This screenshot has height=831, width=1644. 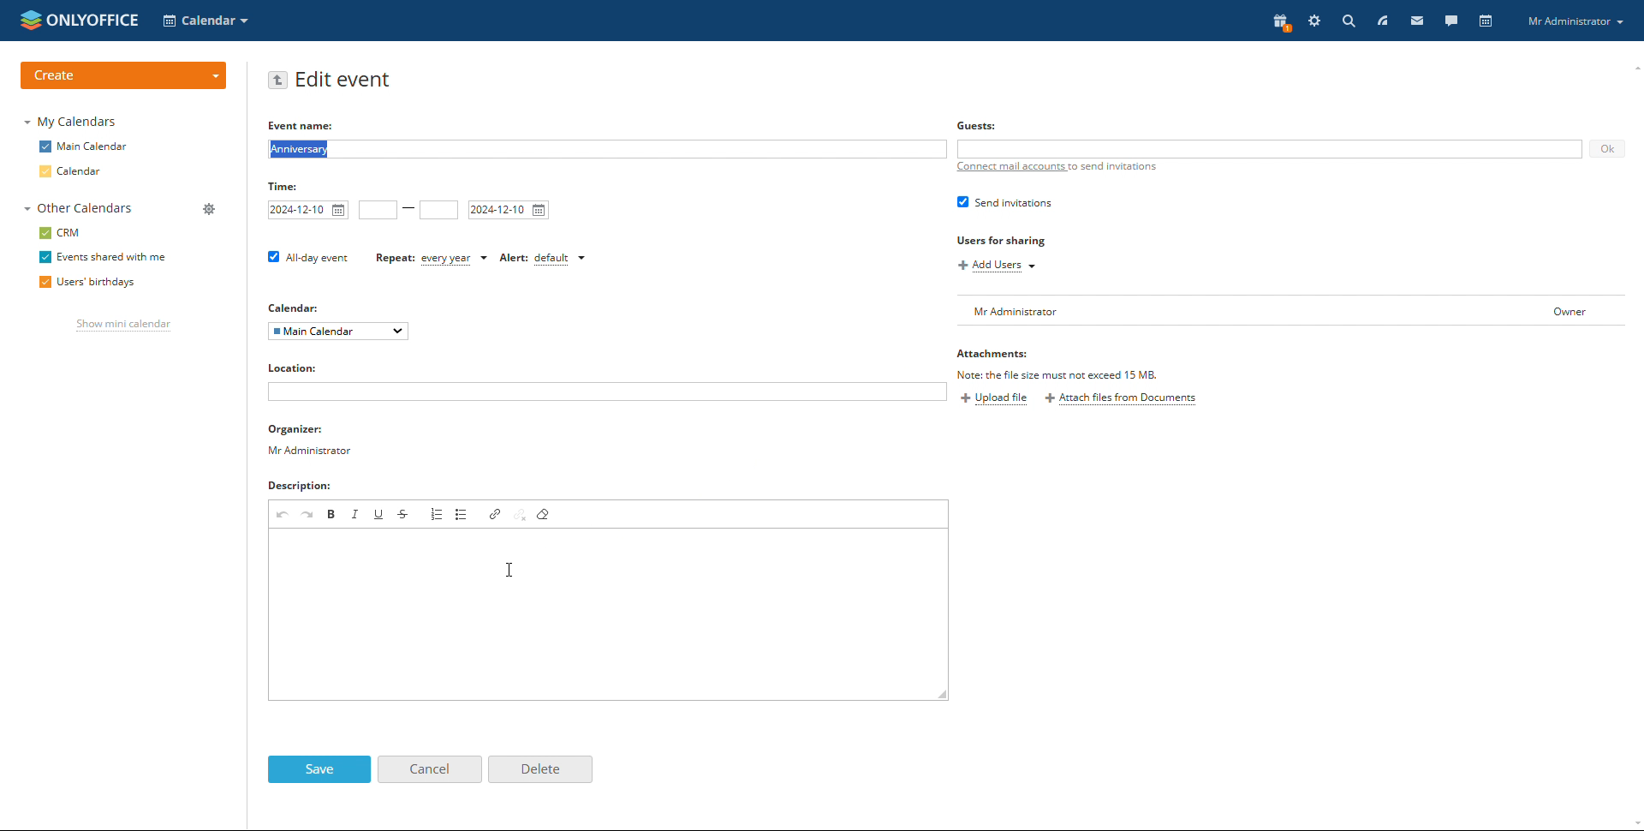 I want to click on logo, so click(x=80, y=19).